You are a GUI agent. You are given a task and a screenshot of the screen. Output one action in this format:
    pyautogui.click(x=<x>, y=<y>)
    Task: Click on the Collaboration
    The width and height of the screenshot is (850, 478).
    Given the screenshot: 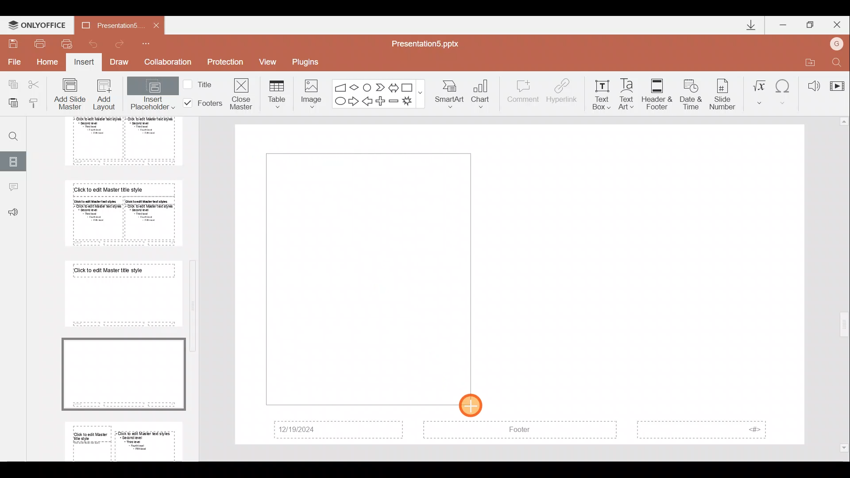 What is the action you would take?
    pyautogui.click(x=168, y=62)
    